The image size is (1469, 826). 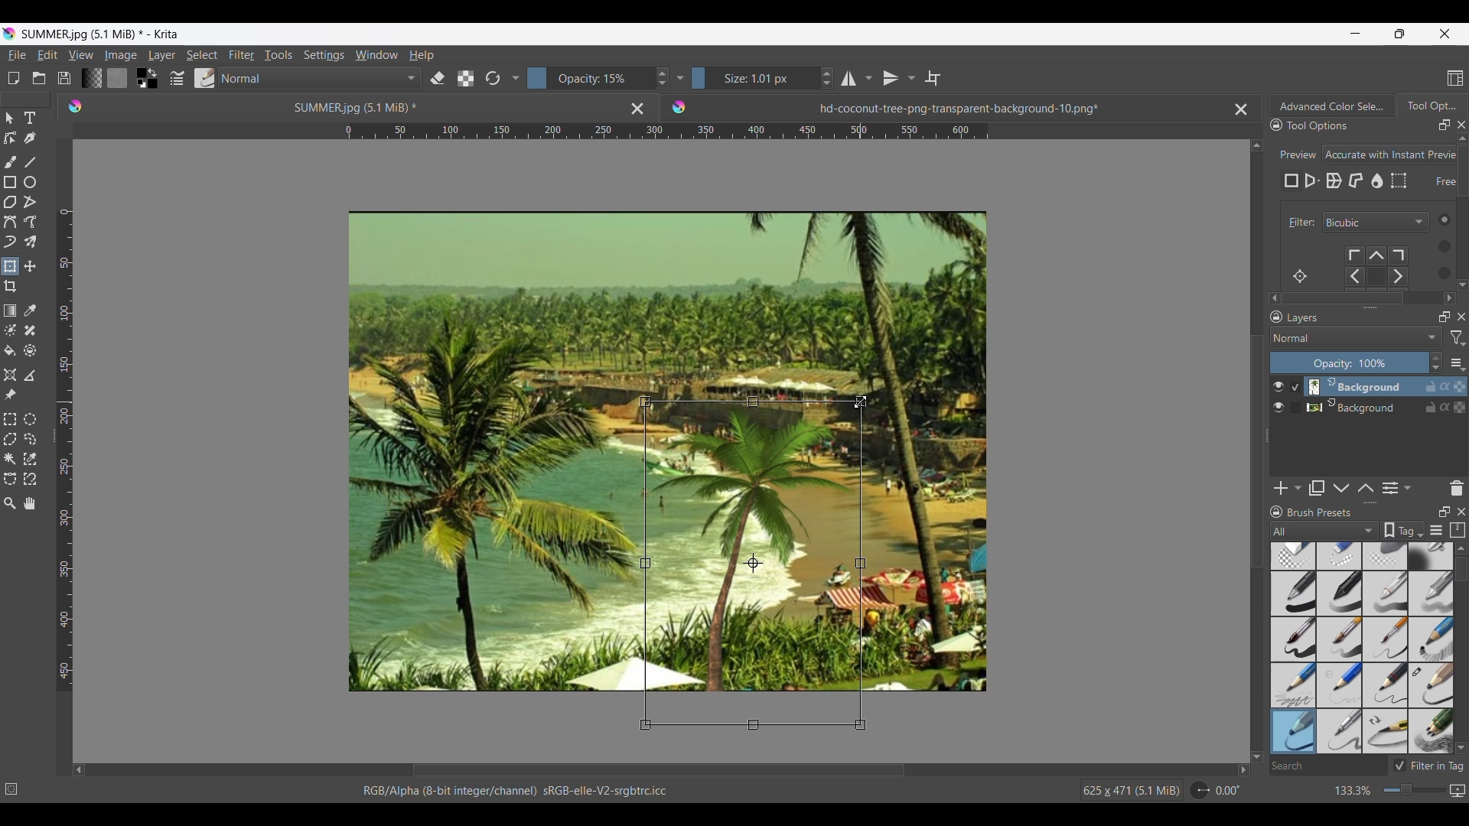 I want to click on Expand/Collapse, so click(x=1268, y=436).